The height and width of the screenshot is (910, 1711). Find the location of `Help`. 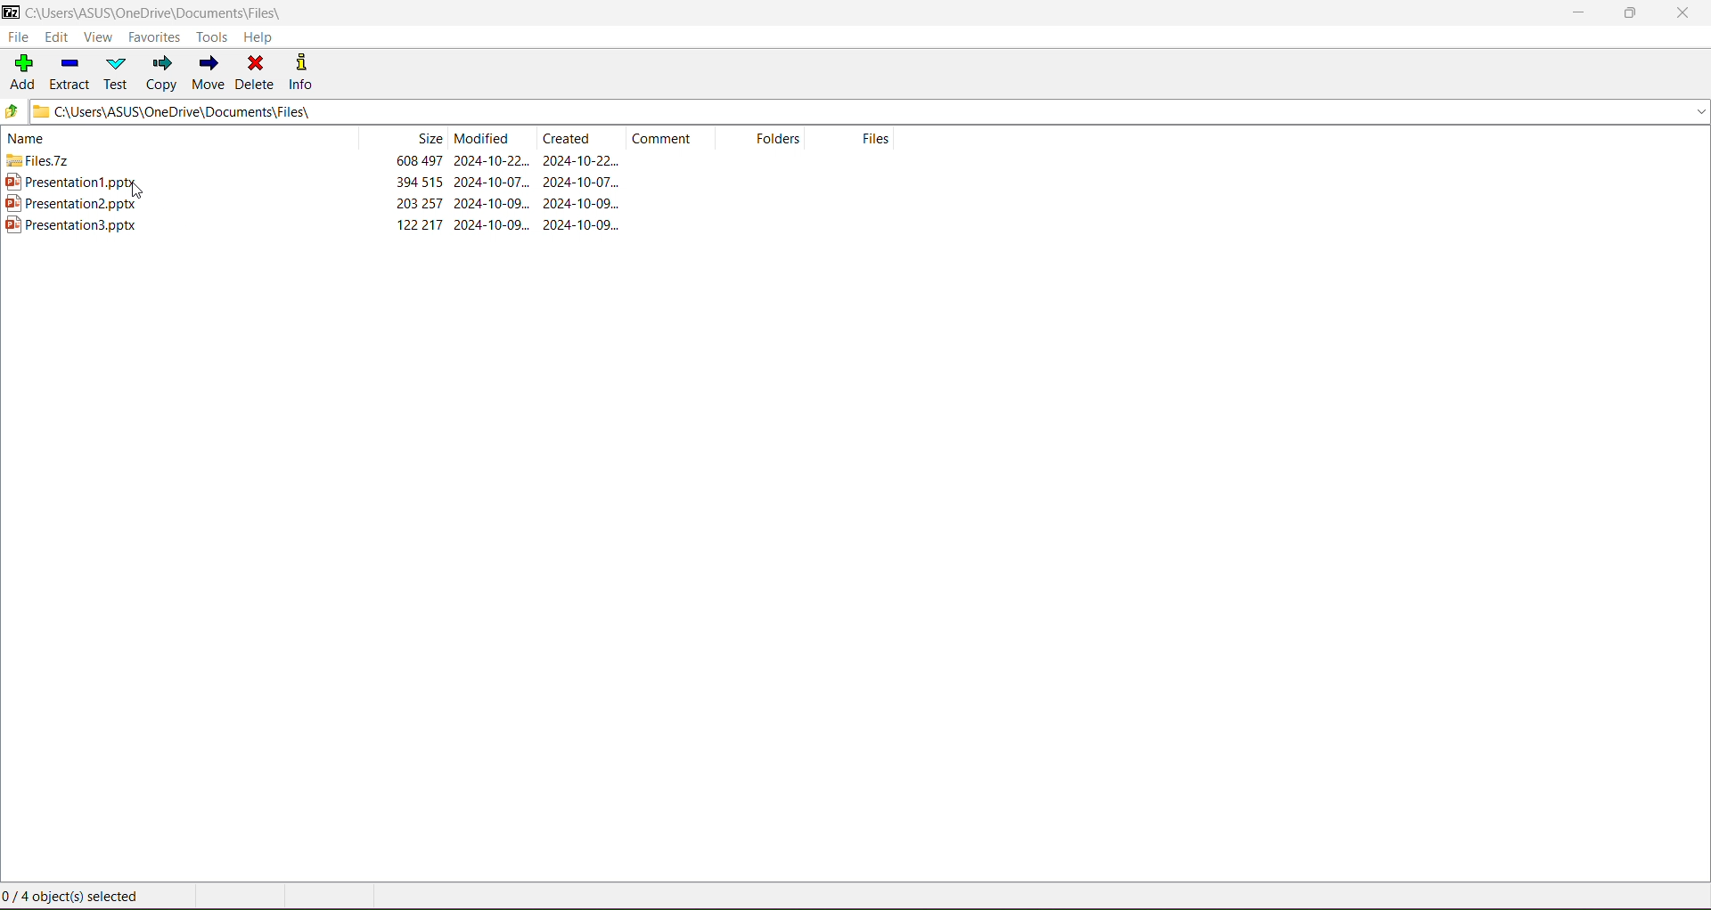

Help is located at coordinates (259, 37).